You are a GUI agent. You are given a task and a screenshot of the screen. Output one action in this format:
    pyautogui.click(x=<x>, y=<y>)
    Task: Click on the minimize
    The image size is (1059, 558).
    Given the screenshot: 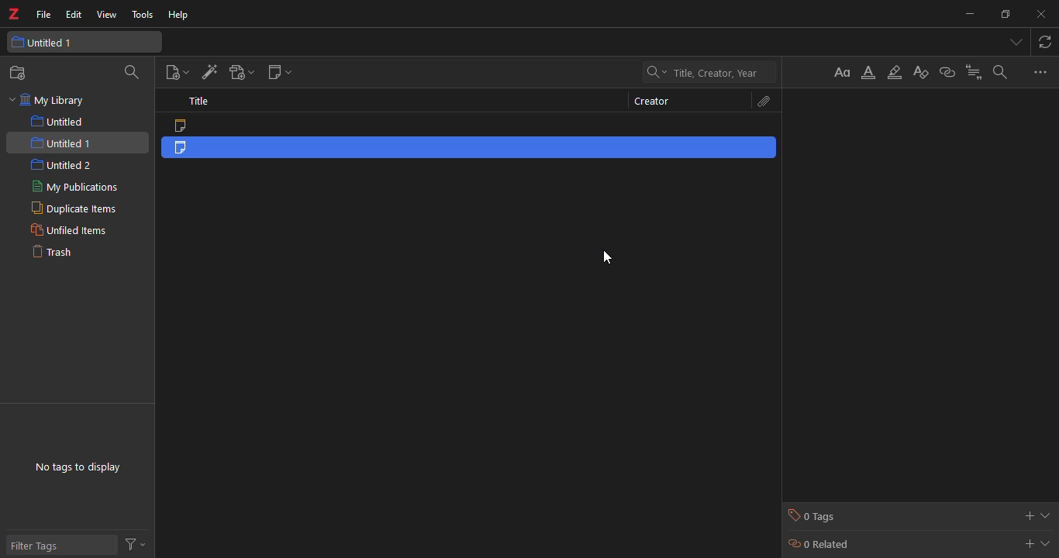 What is the action you would take?
    pyautogui.click(x=964, y=15)
    